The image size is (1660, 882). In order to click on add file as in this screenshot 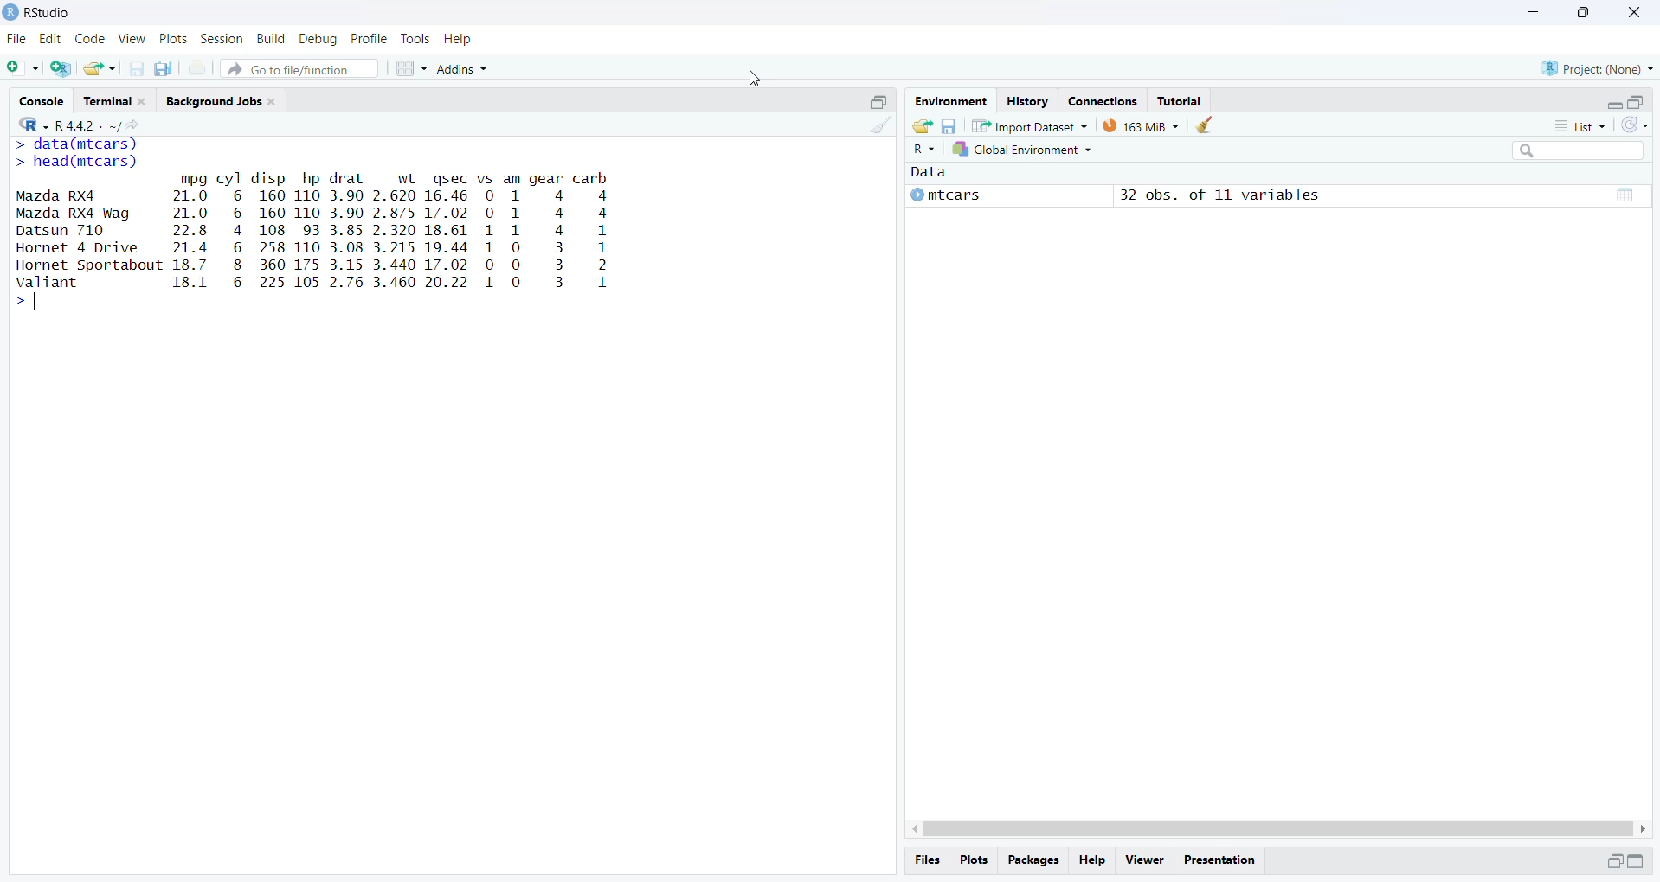, I will do `click(23, 67)`.